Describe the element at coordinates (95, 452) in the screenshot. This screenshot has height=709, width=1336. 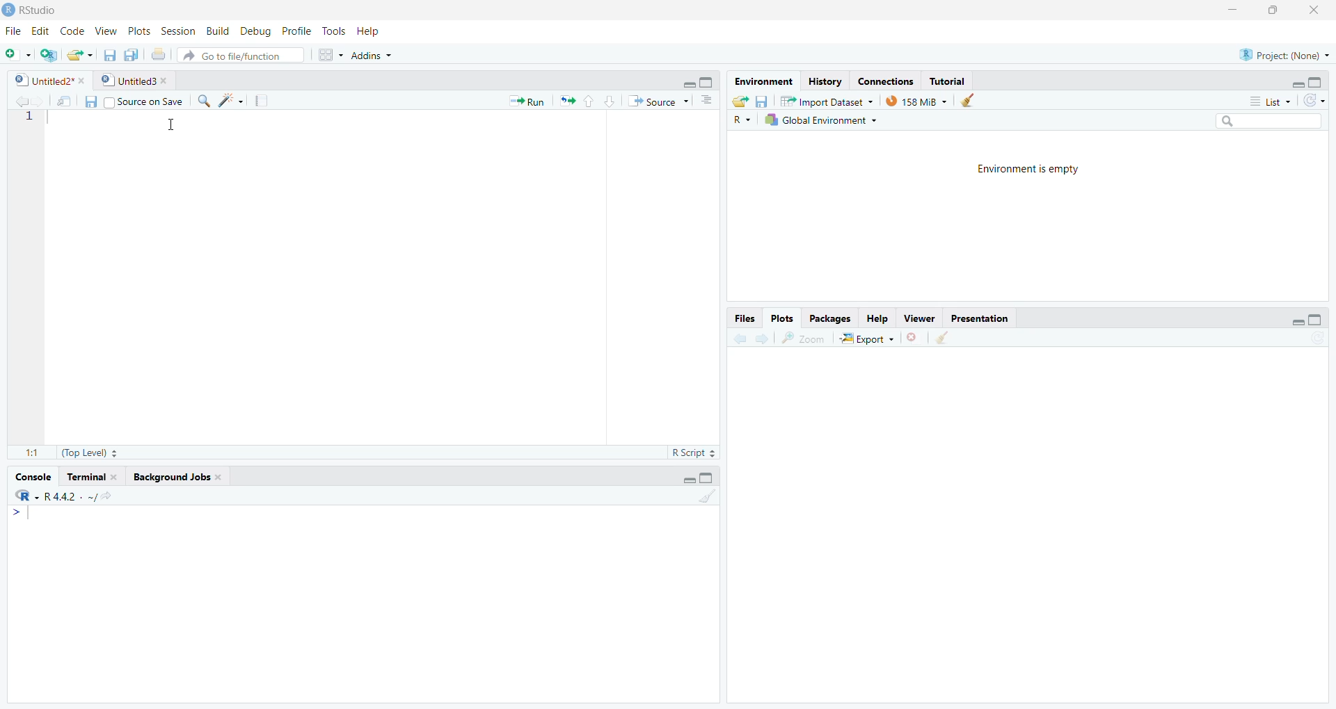
I see `(Top Level) ` at that location.